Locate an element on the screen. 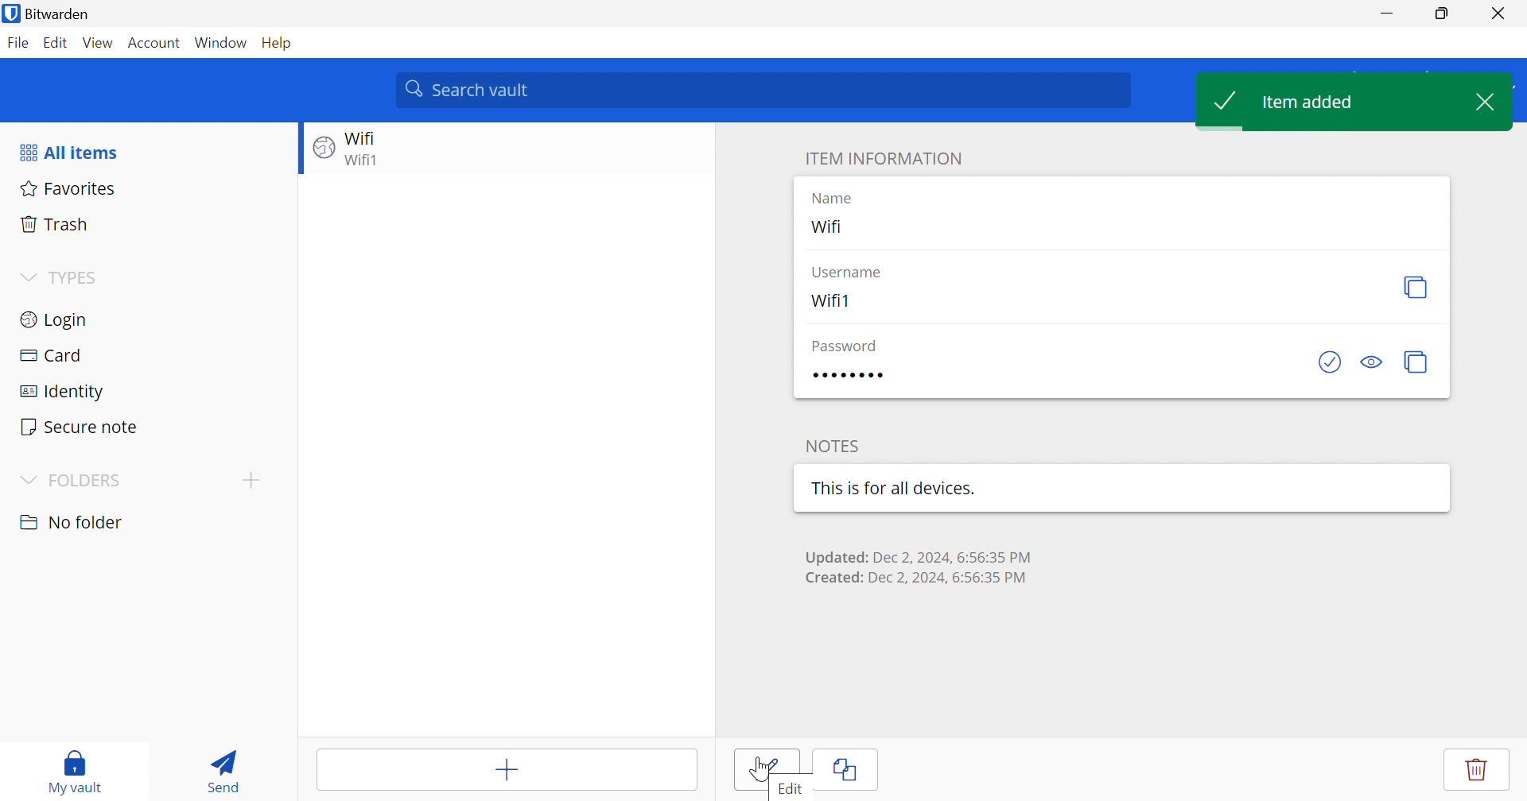 The image size is (1527, 801). Website logo is located at coordinates (324, 143).